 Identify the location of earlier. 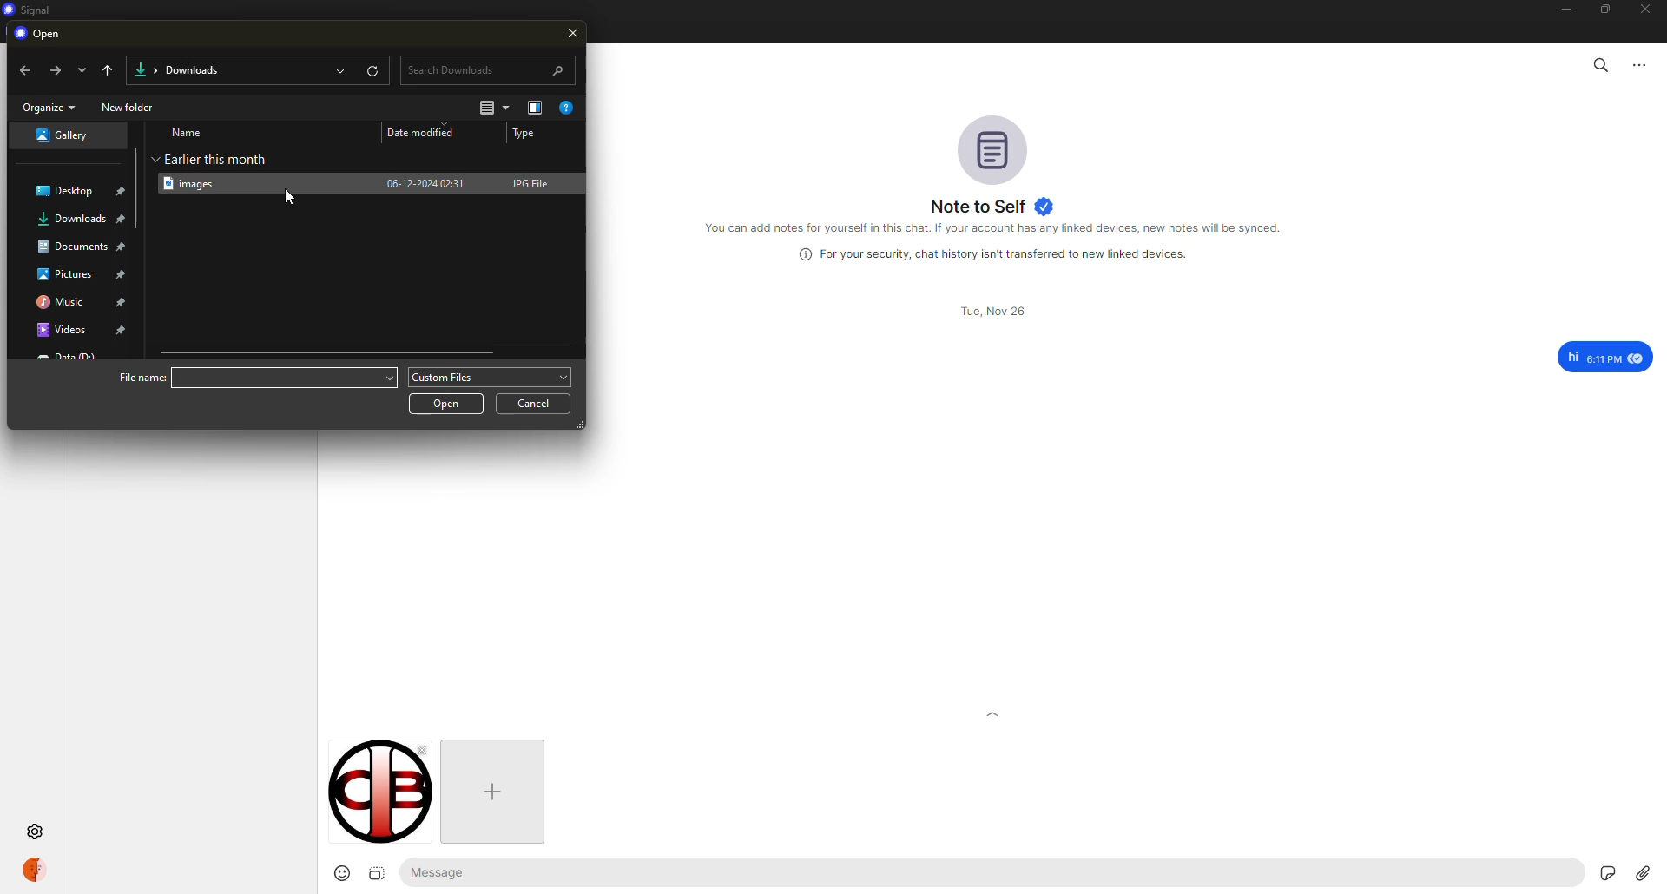
(215, 158).